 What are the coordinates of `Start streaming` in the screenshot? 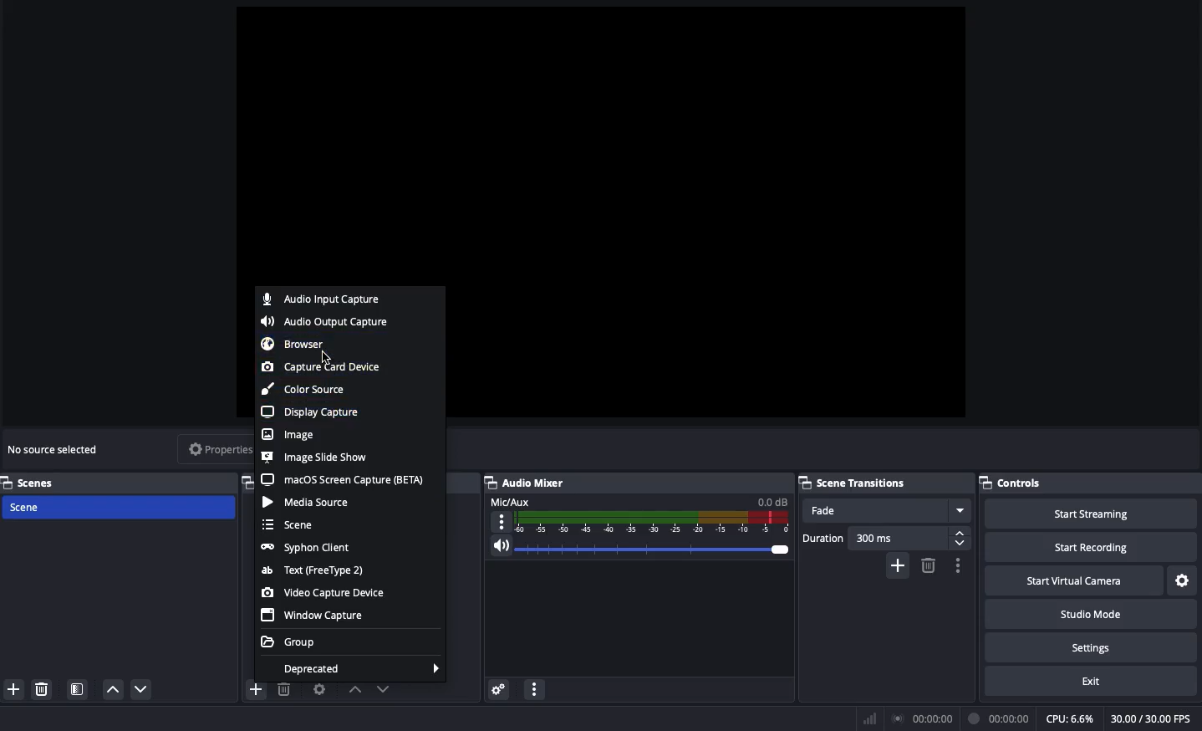 It's located at (1097, 510).